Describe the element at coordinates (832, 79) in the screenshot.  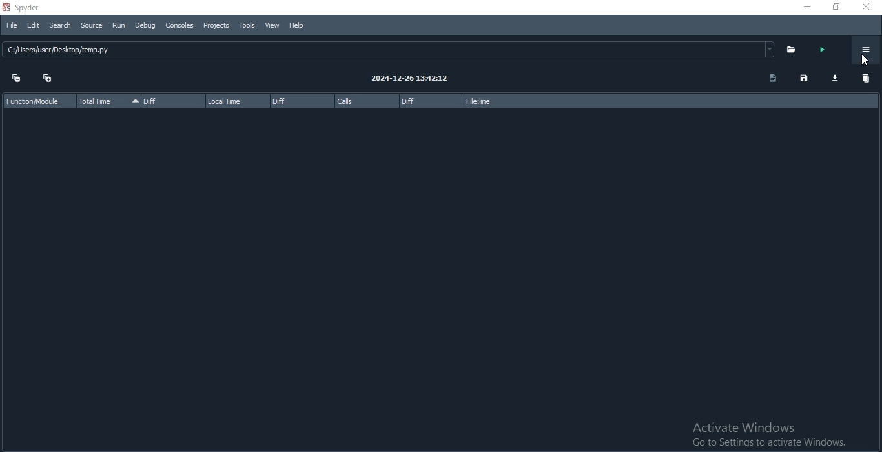
I see `download` at that location.